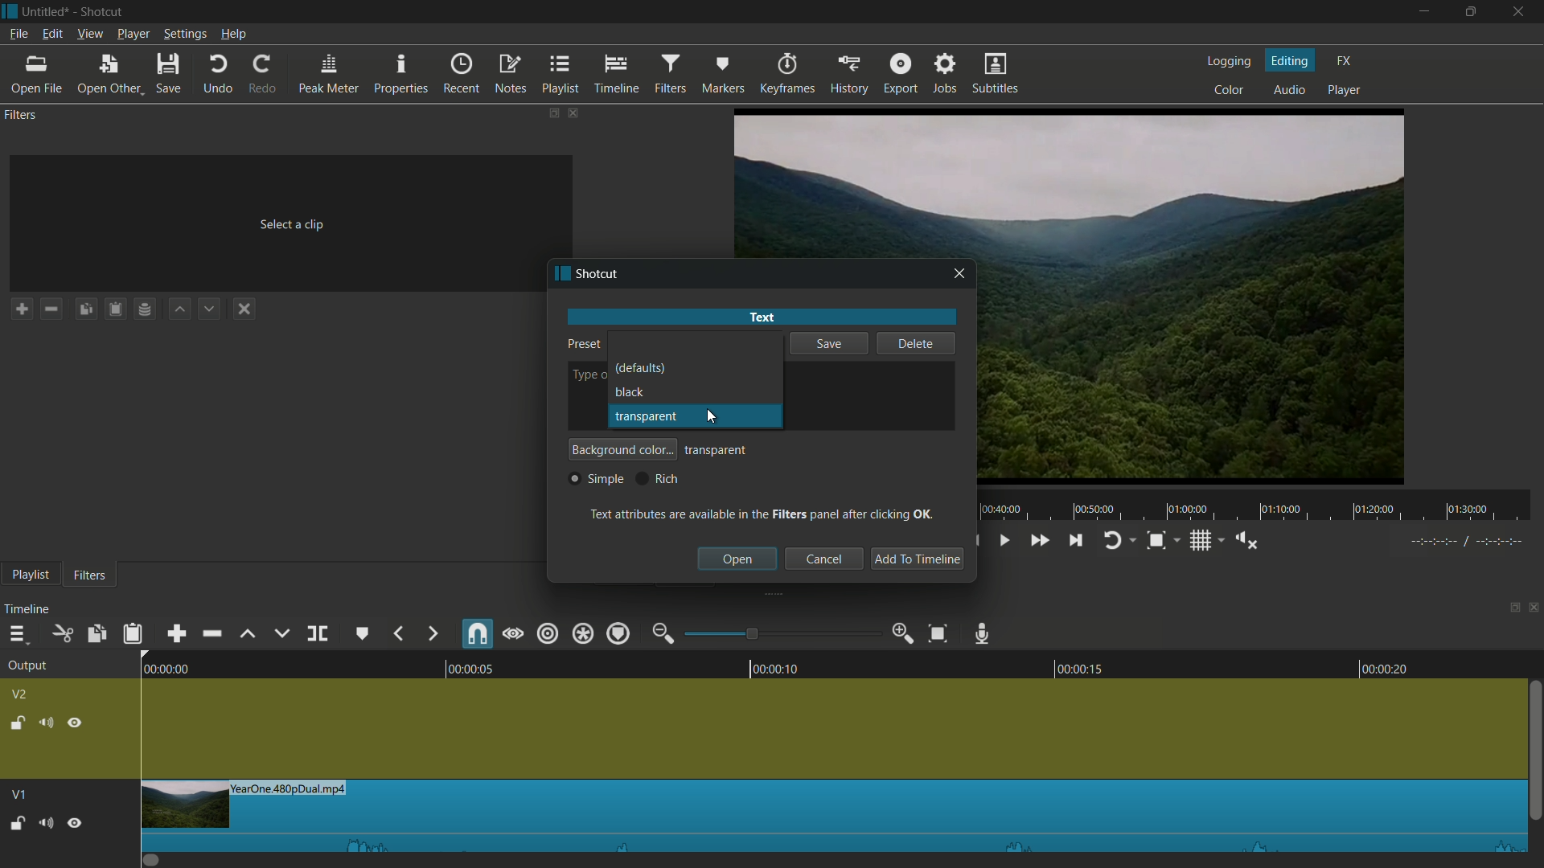 Image resolution: width=1544 pixels, height=868 pixels. Describe the element at coordinates (1509, 610) in the screenshot. I see `change layout` at that location.